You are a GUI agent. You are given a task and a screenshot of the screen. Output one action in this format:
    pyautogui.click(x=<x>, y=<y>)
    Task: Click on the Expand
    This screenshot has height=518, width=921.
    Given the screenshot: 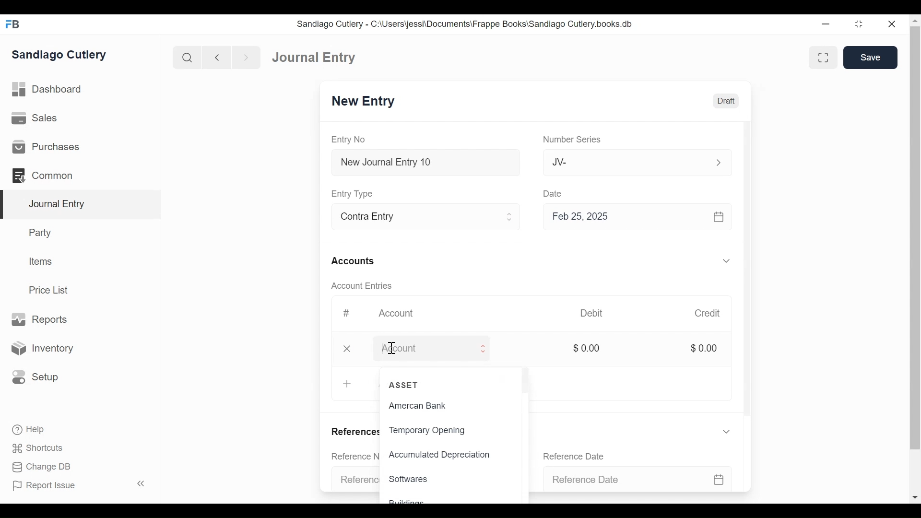 What is the action you would take?
    pyautogui.click(x=489, y=349)
    